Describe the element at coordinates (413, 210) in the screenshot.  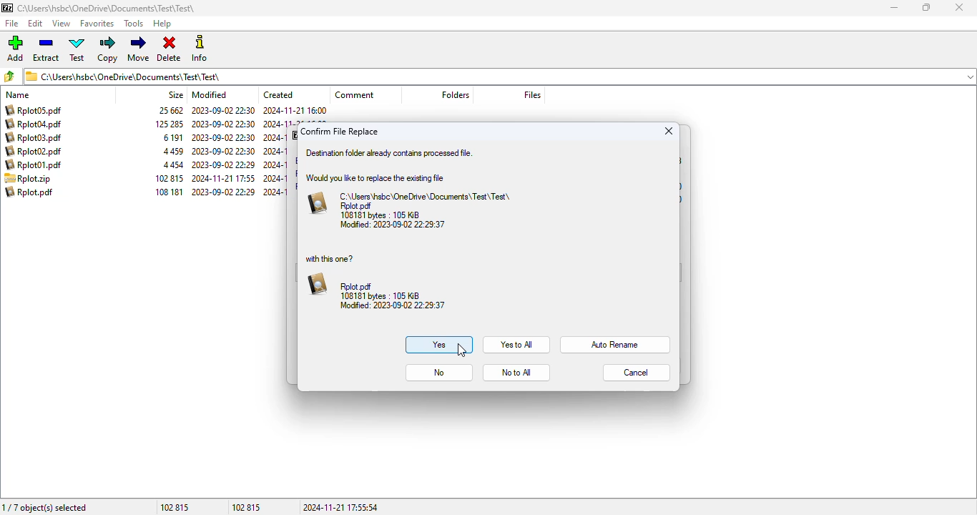
I see `C:\Users\hsbc'\OneDrive\Documents\ Test \Test\
Fplot pdf

108181 bytes 105 KB.

‘Modified: 2023-0902 22-29-37` at that location.